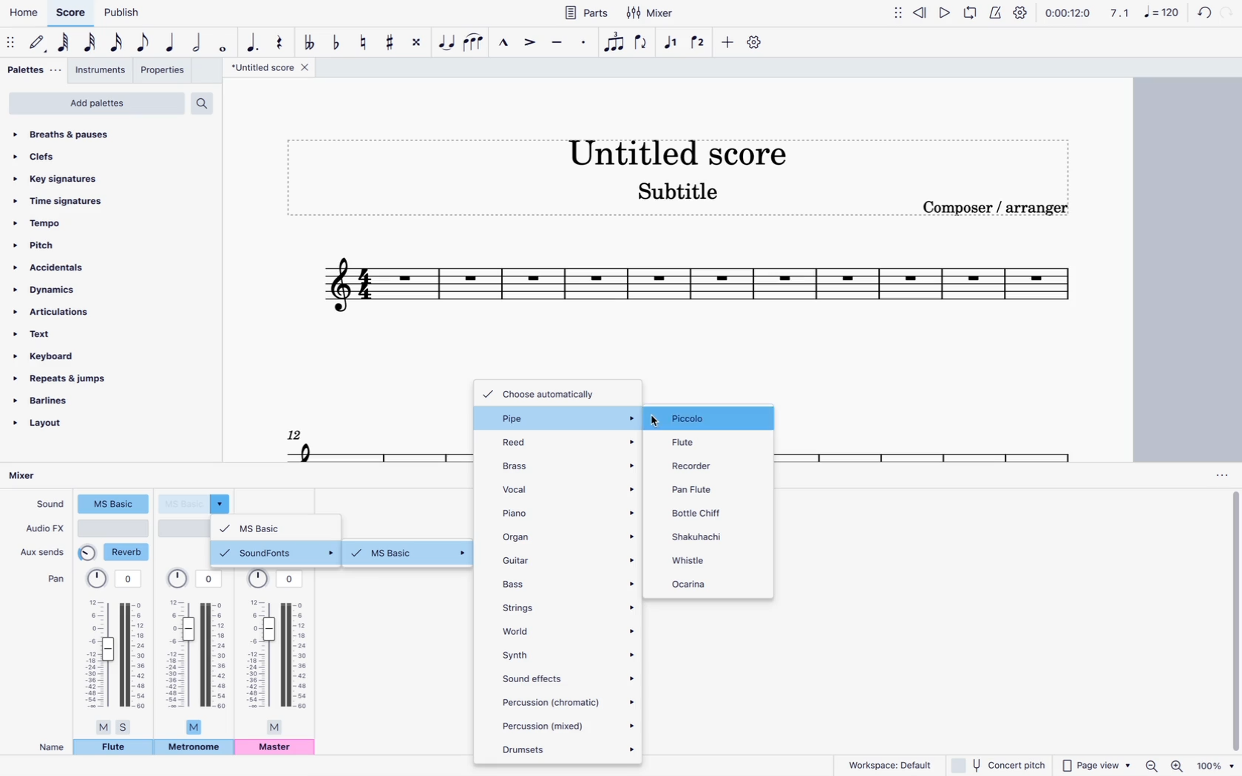 This screenshot has height=776, width=1242. Describe the element at coordinates (279, 38) in the screenshot. I see `rest` at that location.